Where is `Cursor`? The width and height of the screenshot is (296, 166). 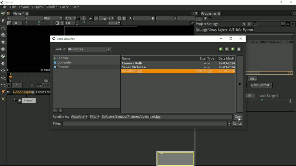
Cursor is located at coordinates (239, 119).